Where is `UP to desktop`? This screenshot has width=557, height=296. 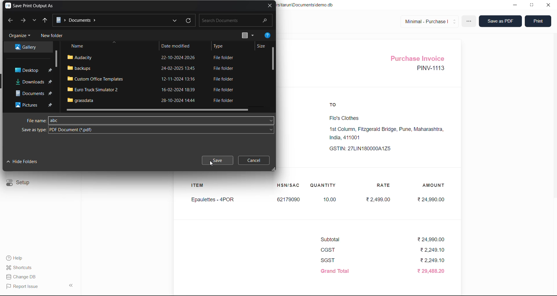
UP to desktop is located at coordinates (46, 20).